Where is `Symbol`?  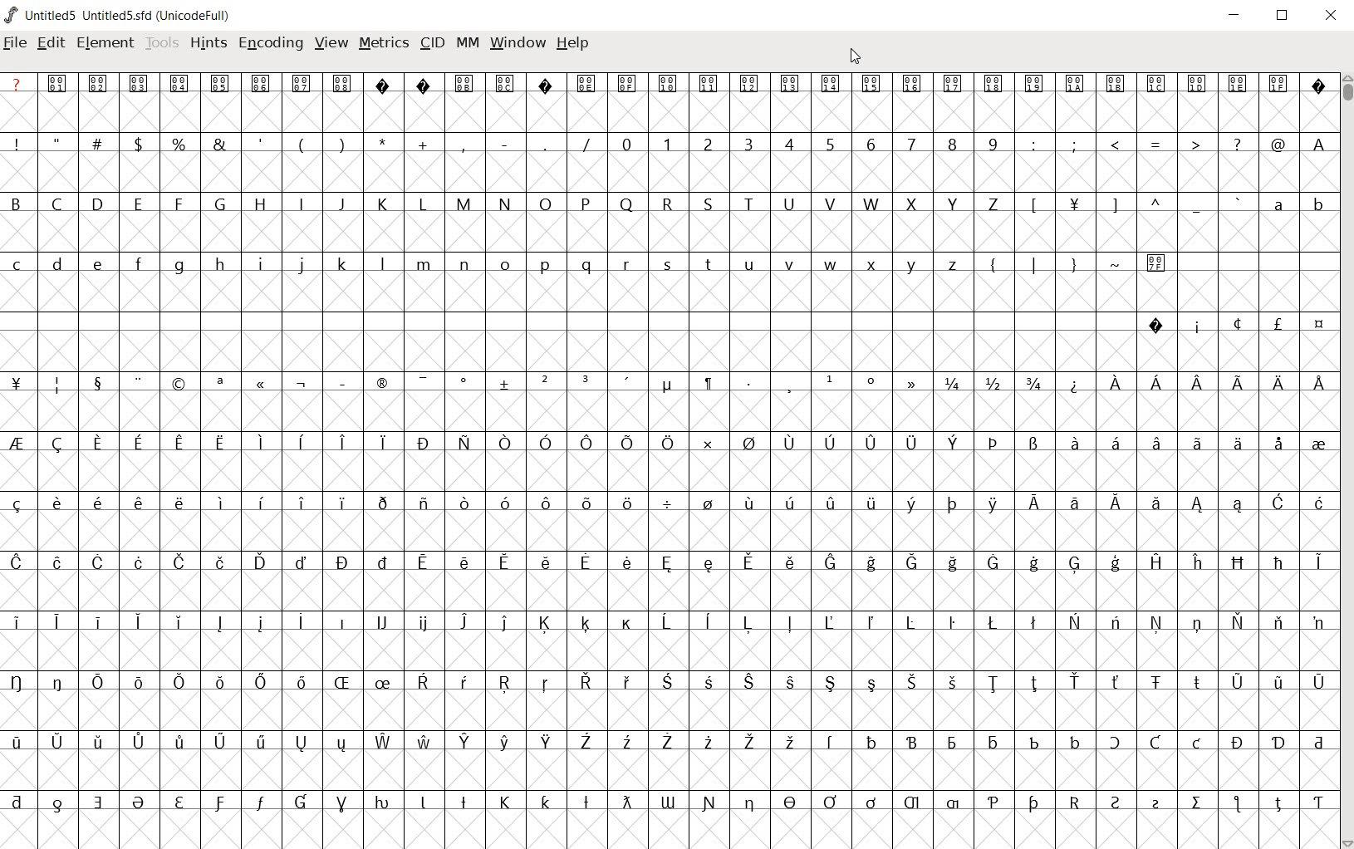
Symbol is located at coordinates (830, 562).